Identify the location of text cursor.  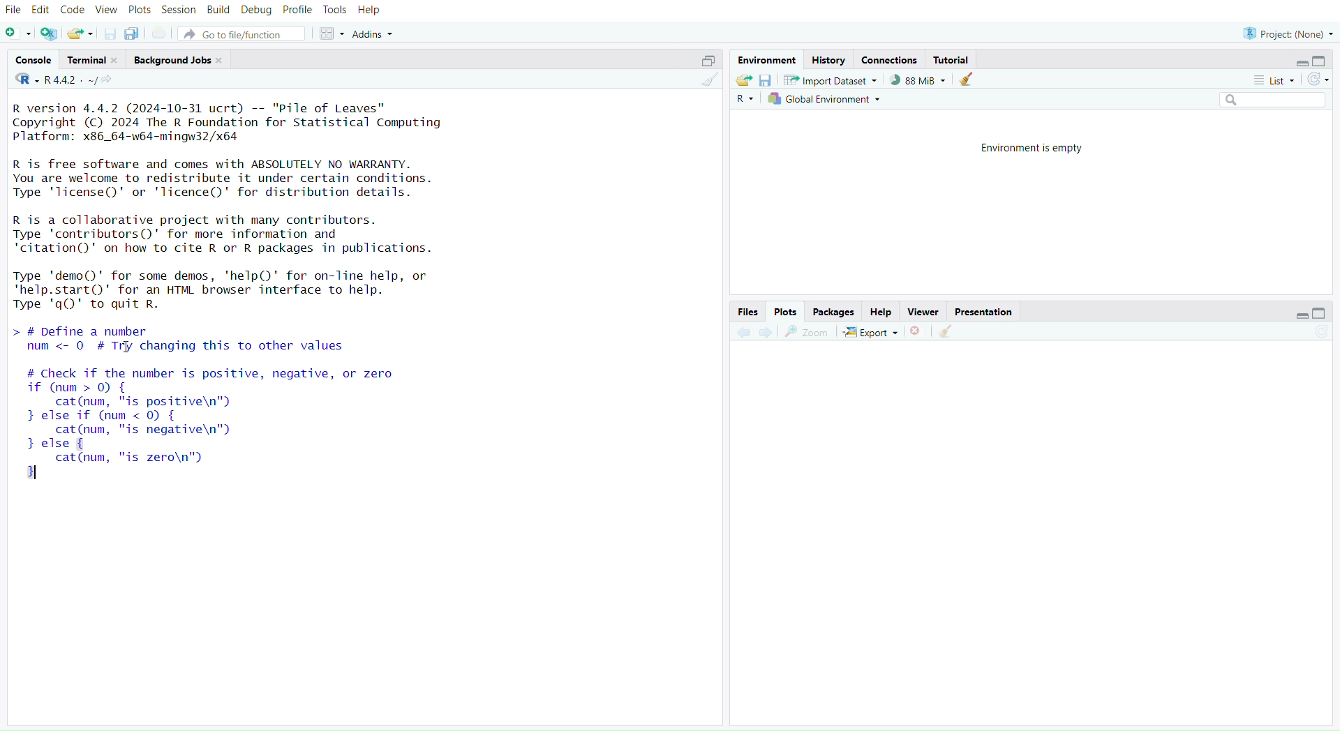
(40, 473).